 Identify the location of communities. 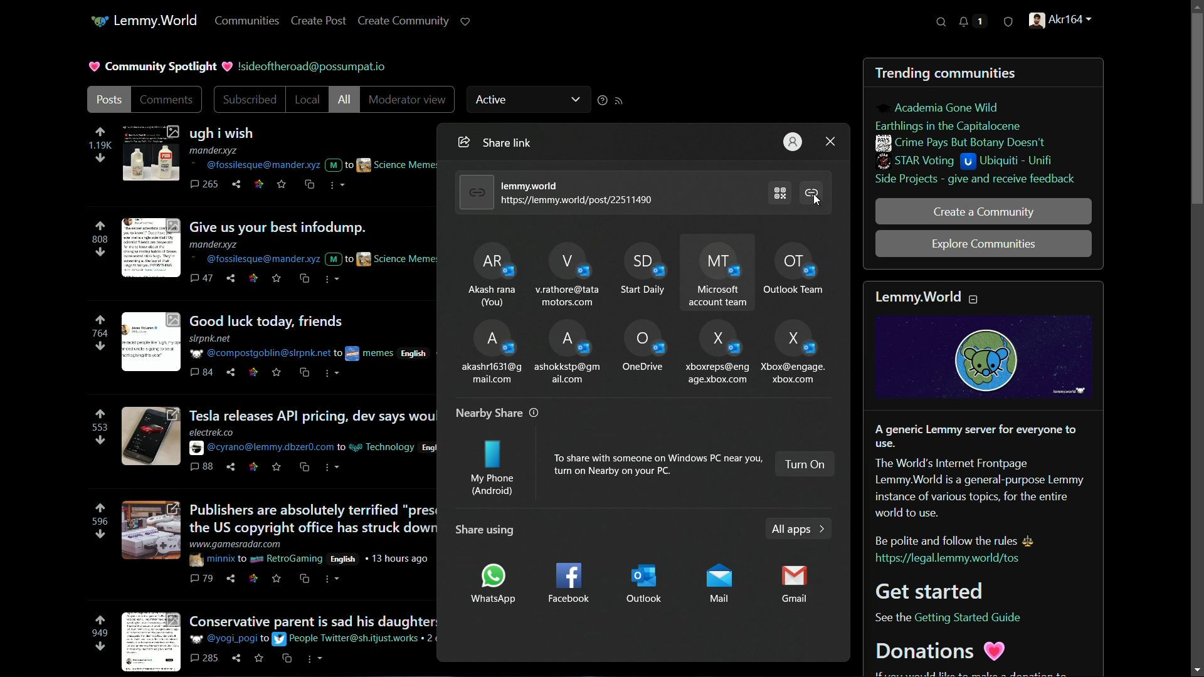
(249, 21).